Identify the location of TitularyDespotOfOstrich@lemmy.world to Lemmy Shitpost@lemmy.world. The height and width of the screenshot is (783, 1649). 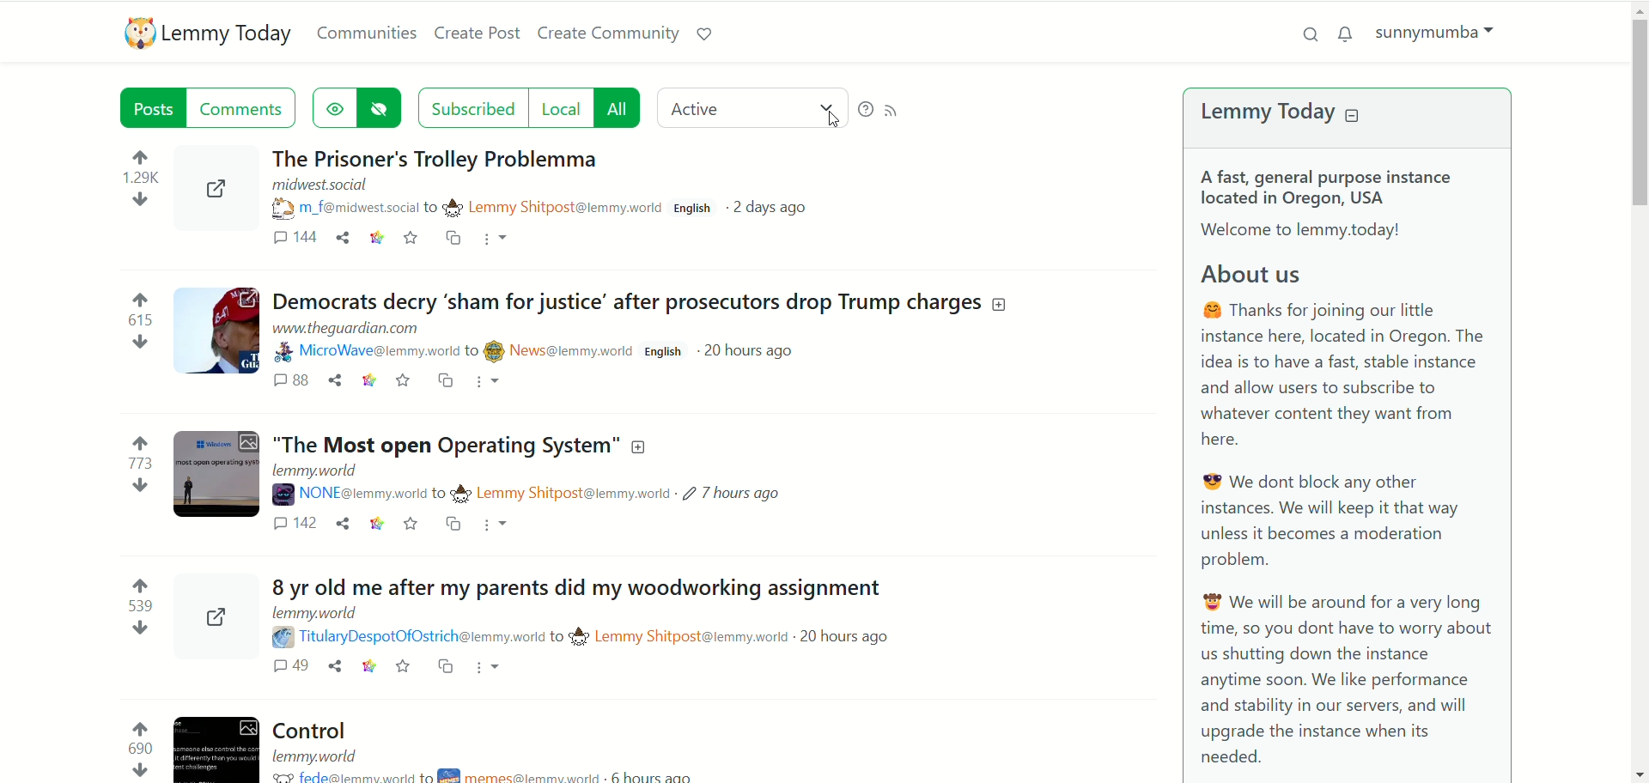
(530, 636).